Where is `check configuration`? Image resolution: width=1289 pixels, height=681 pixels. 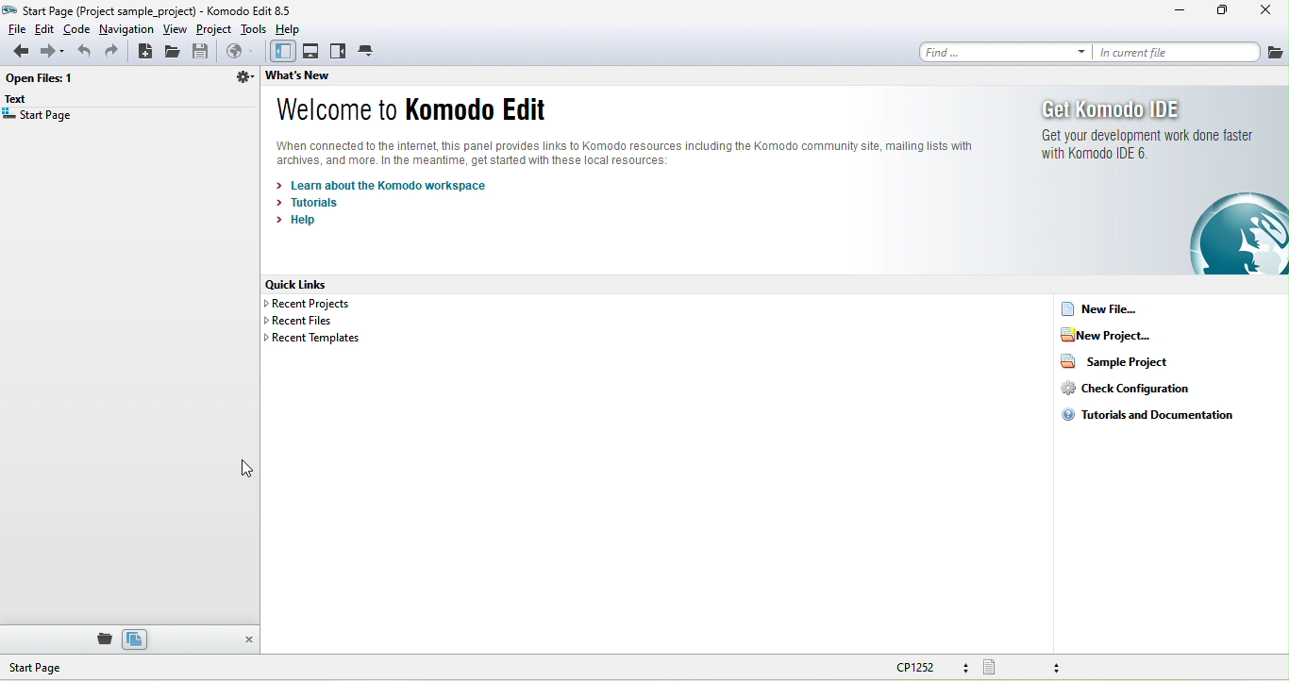 check configuration is located at coordinates (1125, 388).